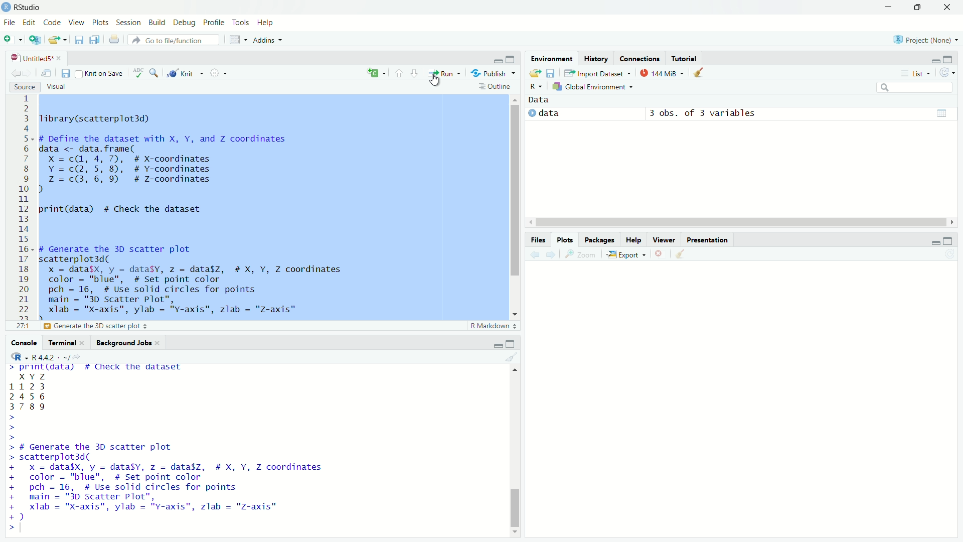  What do you see at coordinates (29, 74) in the screenshot?
I see `go forward to the next source location` at bounding box center [29, 74].